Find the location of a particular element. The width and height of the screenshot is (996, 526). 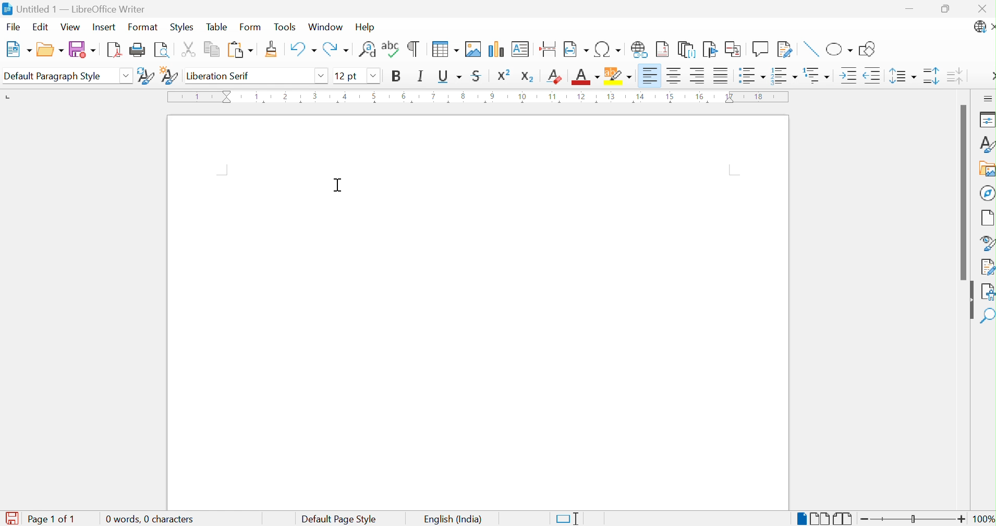

Default Paragraph Style is located at coordinates (53, 75).